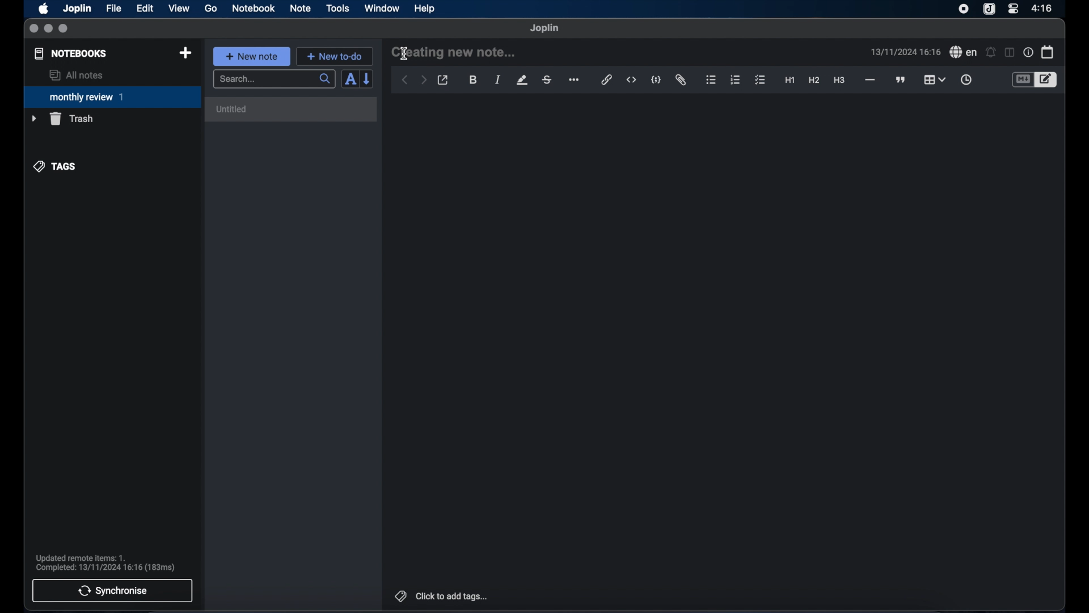 The height and width of the screenshot is (613, 1089). What do you see at coordinates (656, 81) in the screenshot?
I see `code` at bounding box center [656, 81].